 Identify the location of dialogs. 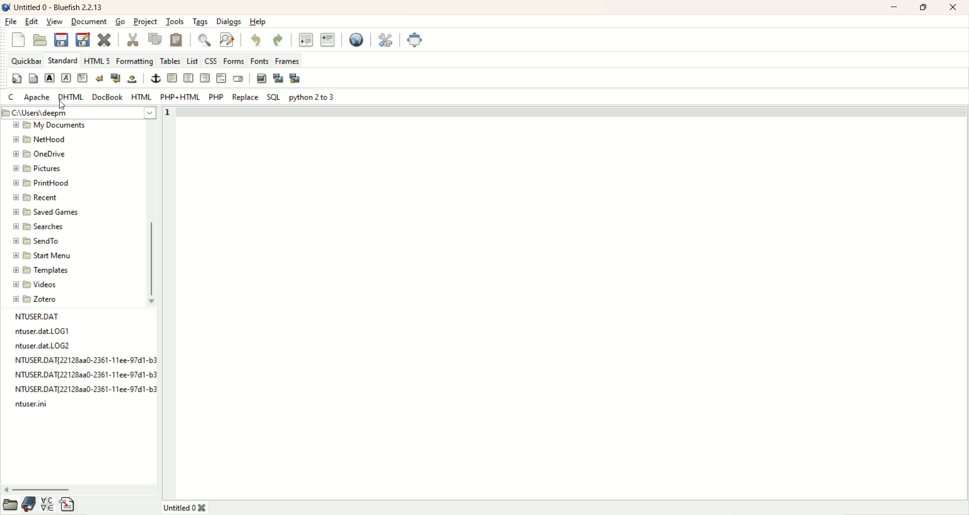
(229, 21).